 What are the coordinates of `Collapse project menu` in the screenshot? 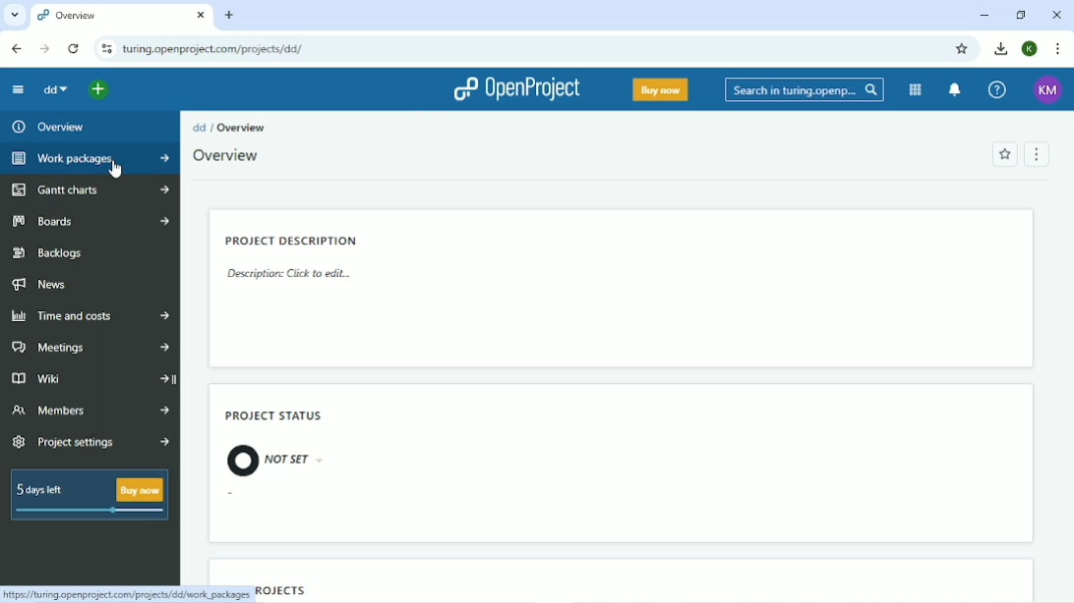 It's located at (19, 90).